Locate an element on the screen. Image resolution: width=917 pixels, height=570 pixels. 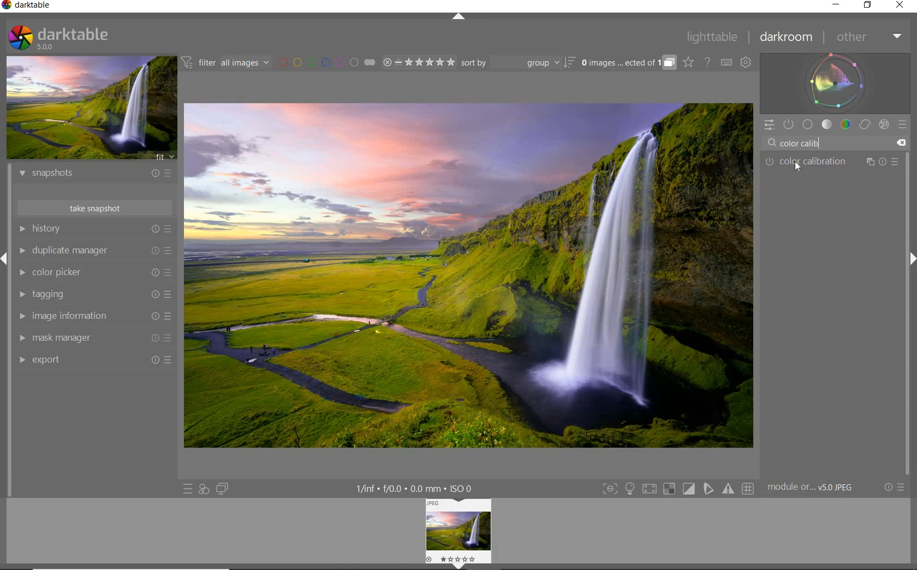
DISPLAY A SECOND DARKROOM IMAGE WINDOW is located at coordinates (223, 489).